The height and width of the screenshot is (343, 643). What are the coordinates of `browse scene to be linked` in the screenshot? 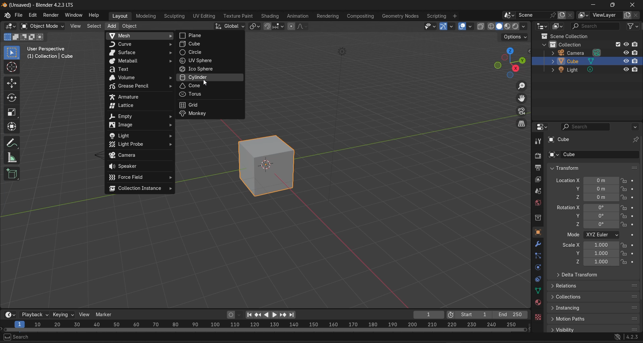 It's located at (509, 15).